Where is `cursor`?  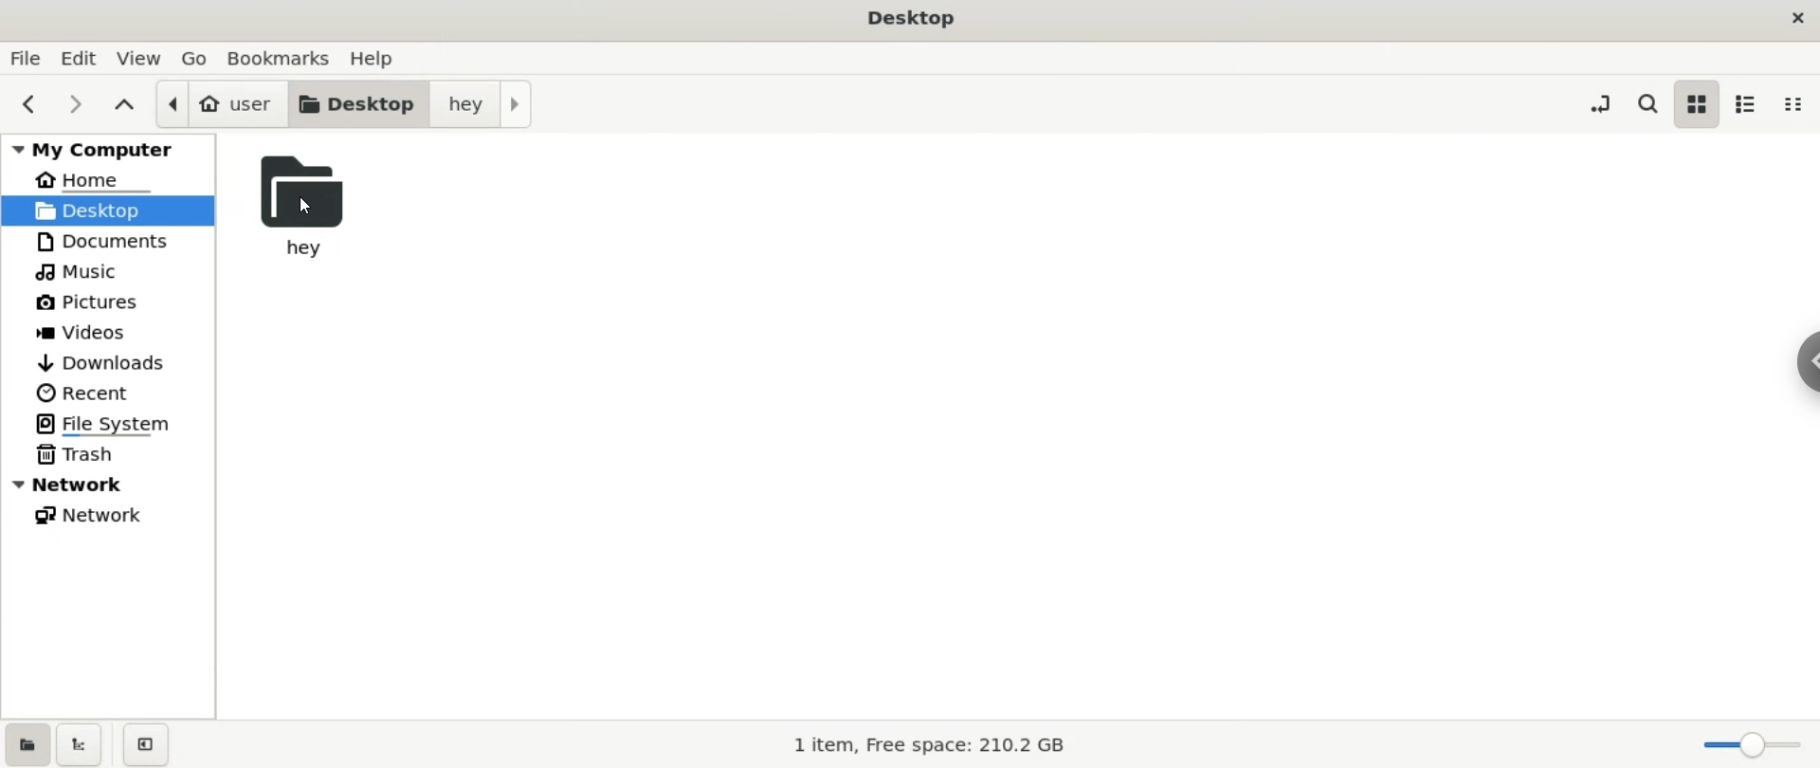
cursor is located at coordinates (310, 204).